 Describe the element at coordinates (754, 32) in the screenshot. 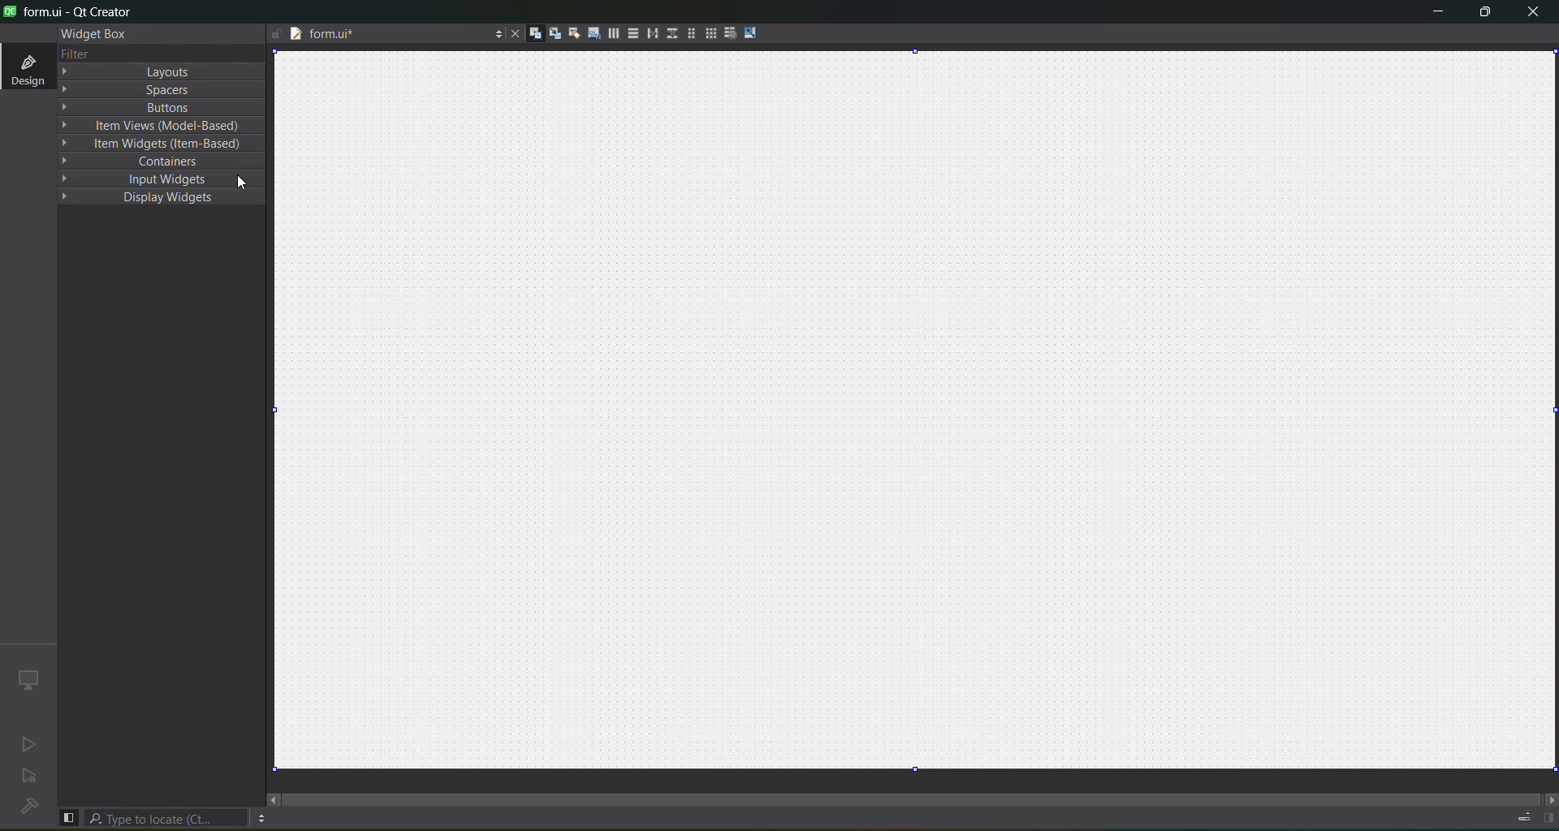

I see `adjust size` at that location.